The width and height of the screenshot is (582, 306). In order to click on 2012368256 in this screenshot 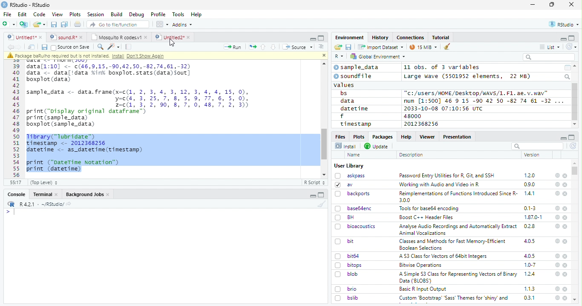, I will do `click(423, 124)`.